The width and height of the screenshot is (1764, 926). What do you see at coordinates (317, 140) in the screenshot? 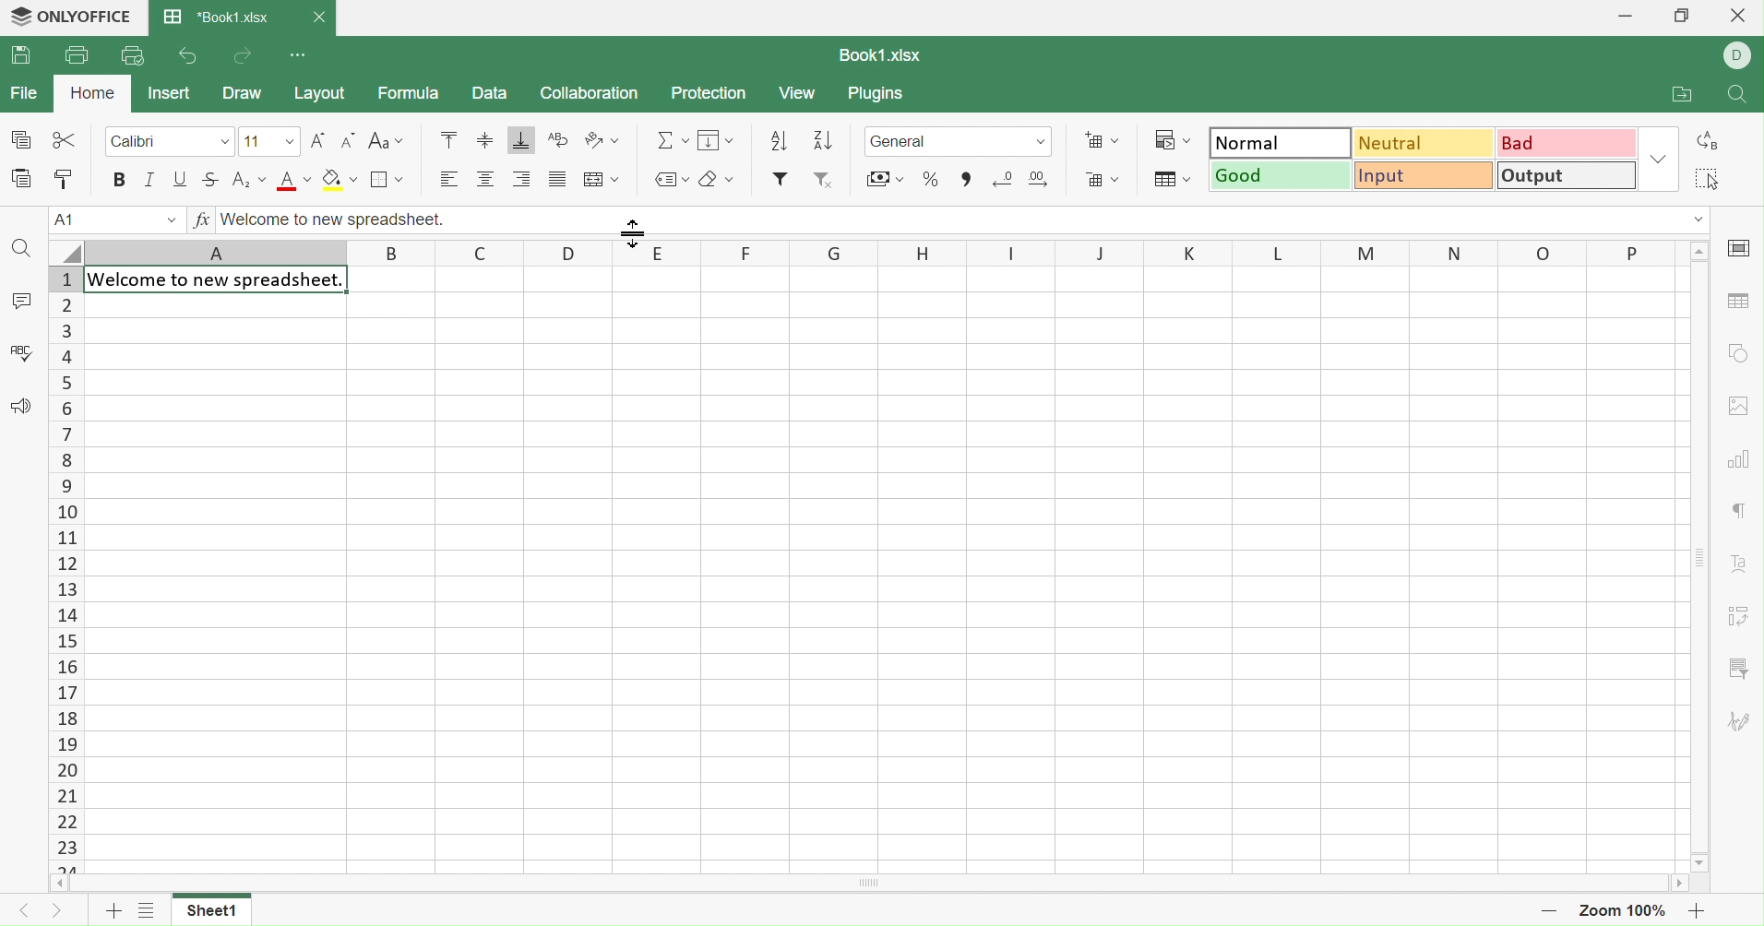
I see `Increment font size` at bounding box center [317, 140].